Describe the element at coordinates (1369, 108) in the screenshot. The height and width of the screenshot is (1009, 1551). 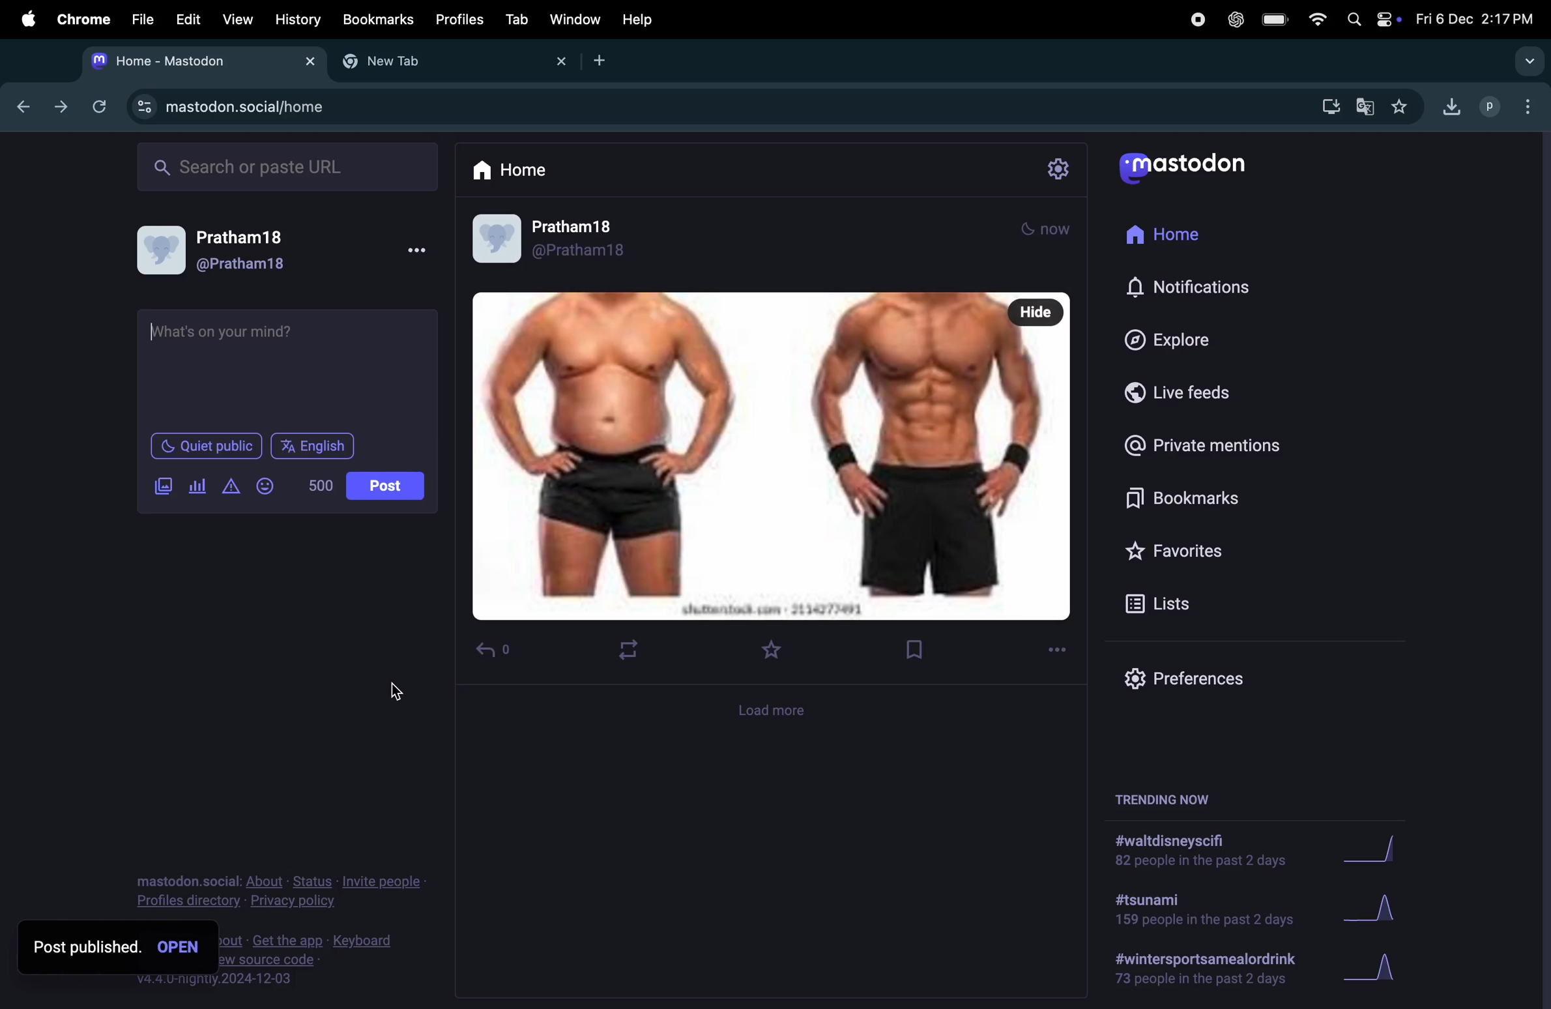
I see `translate` at that location.